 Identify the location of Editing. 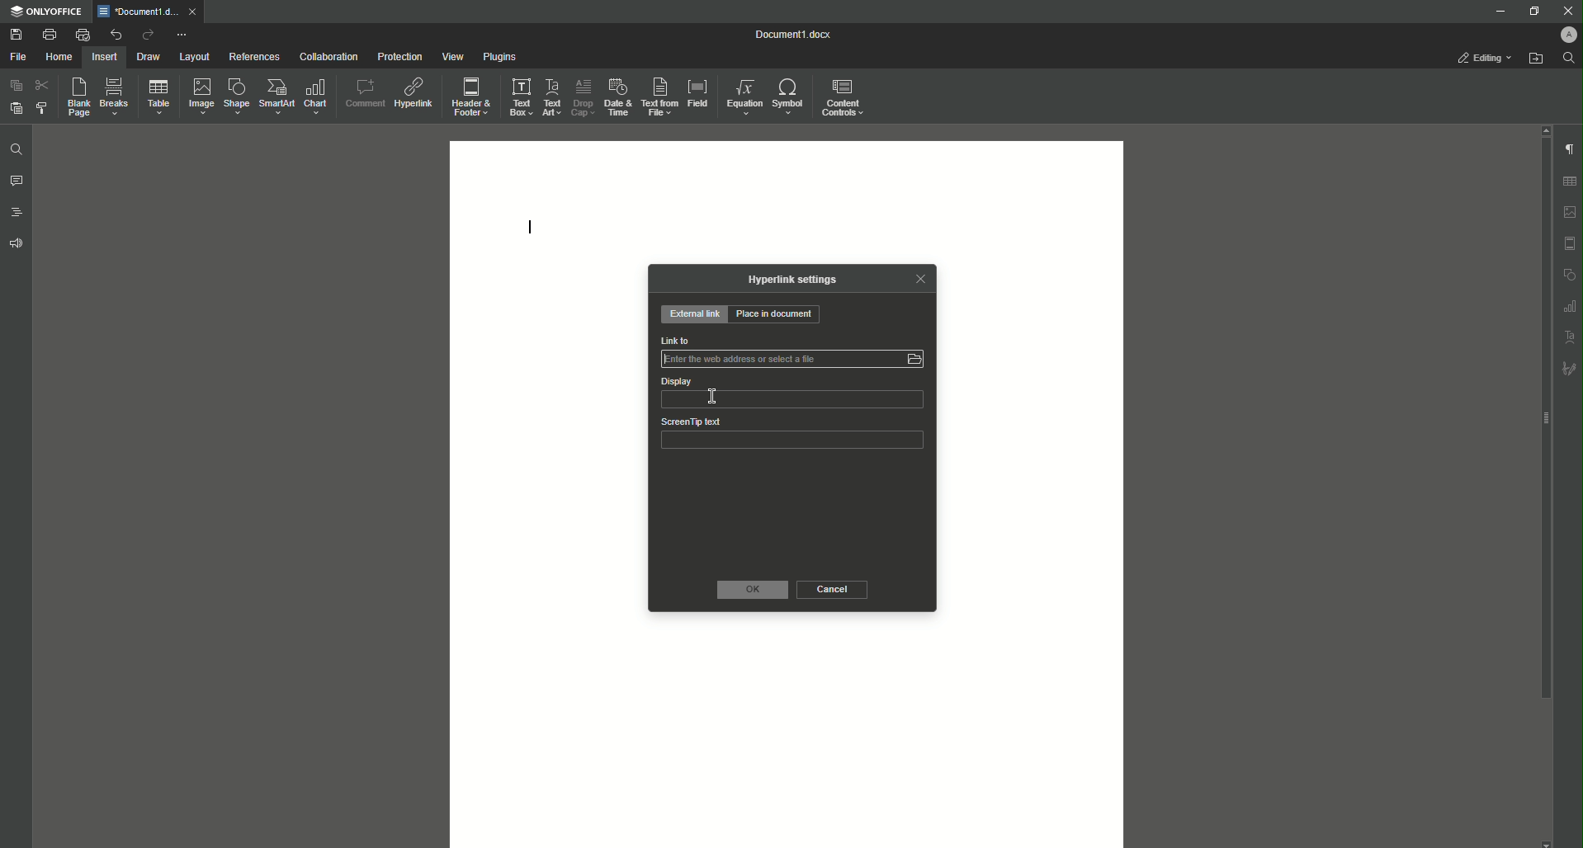
(1479, 57).